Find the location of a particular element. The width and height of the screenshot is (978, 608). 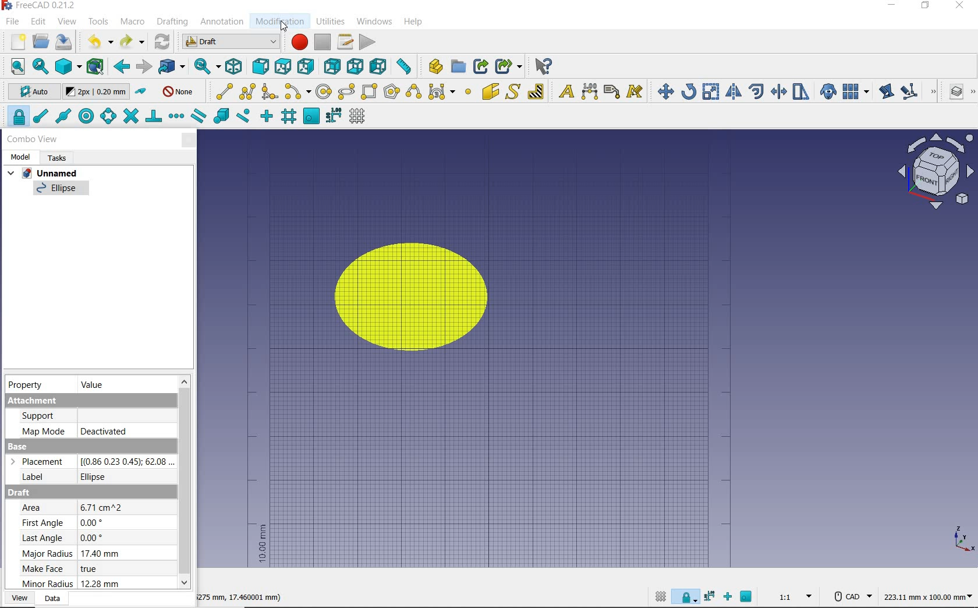

offset is located at coordinates (756, 91).